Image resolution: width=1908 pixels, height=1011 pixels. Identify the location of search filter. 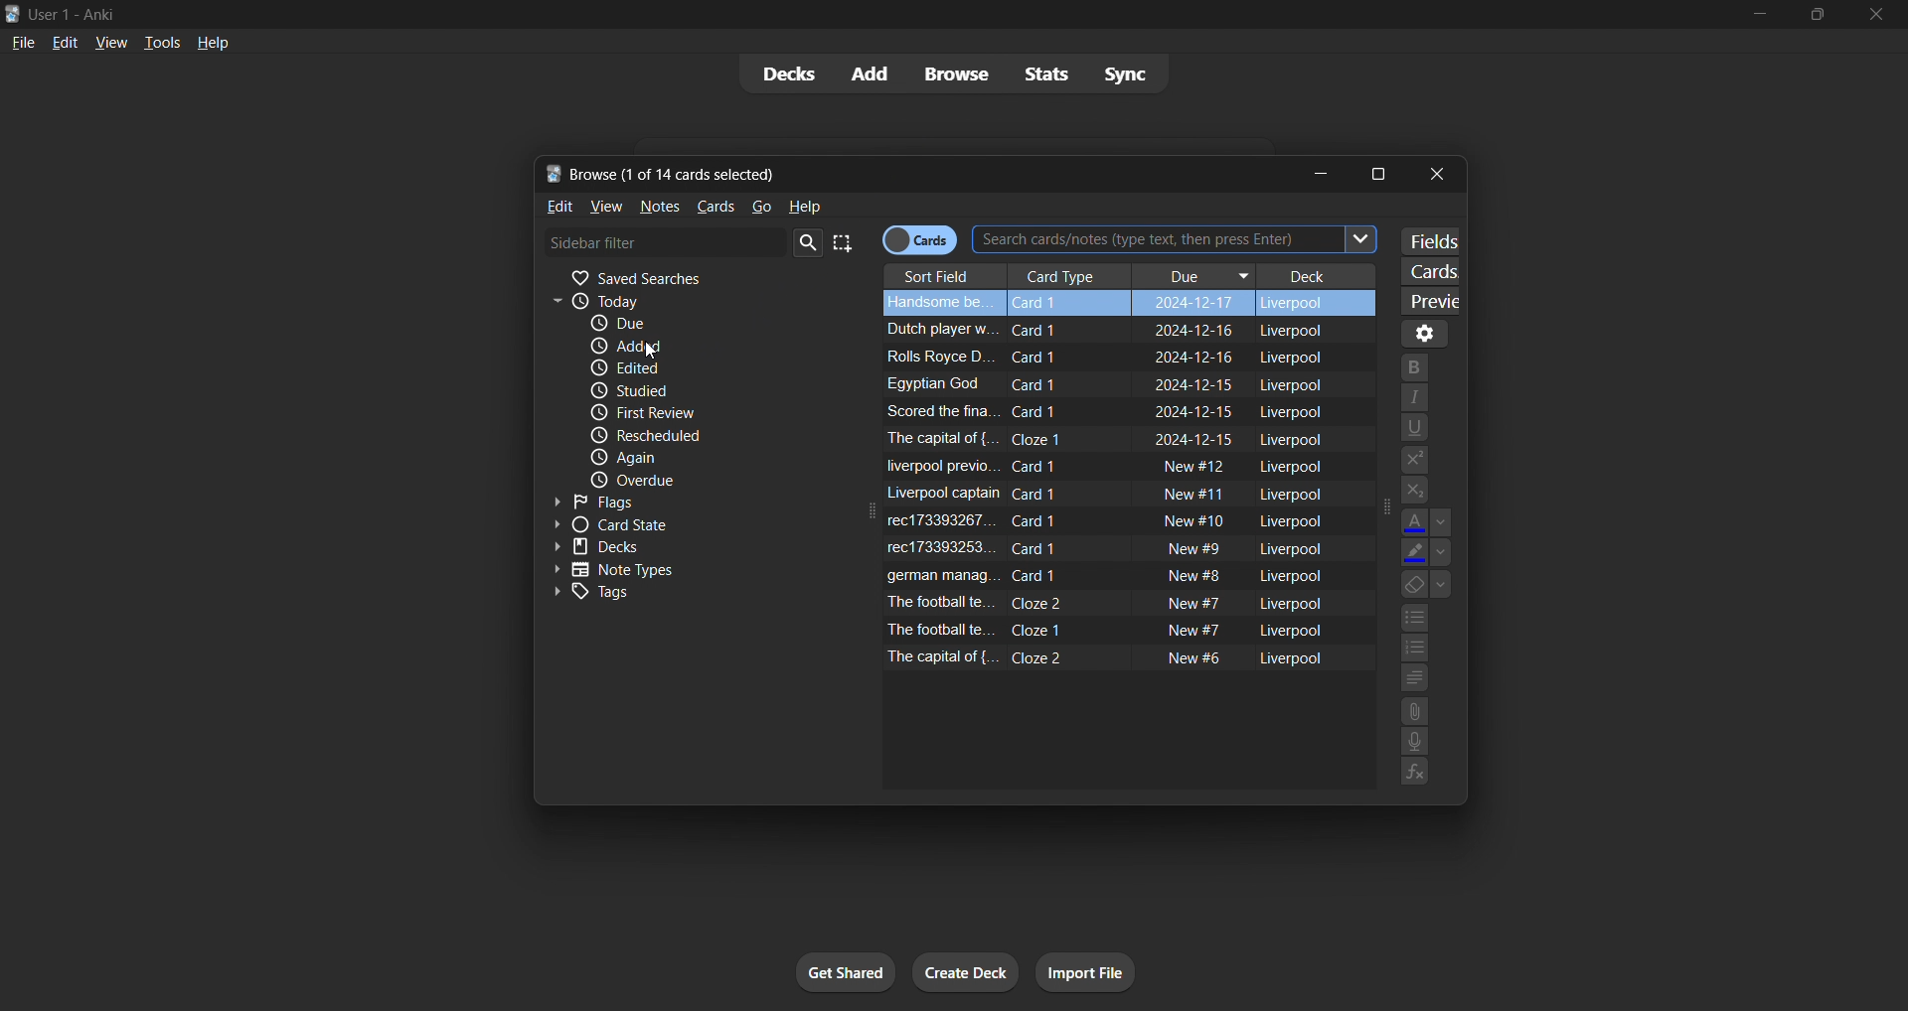
(686, 242).